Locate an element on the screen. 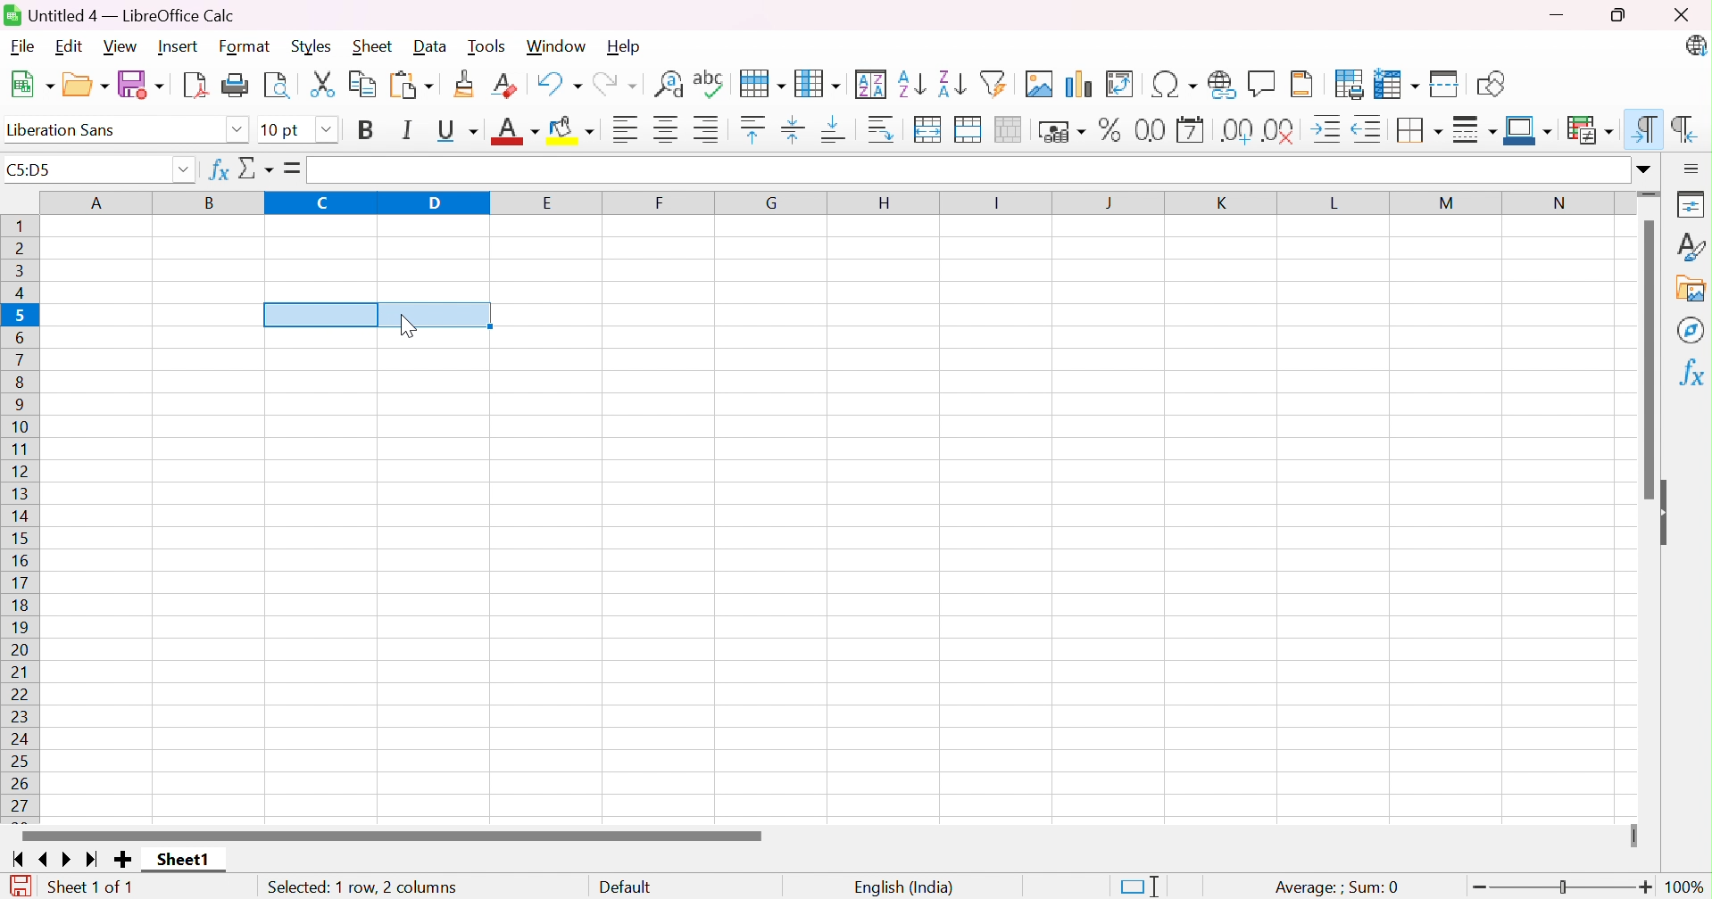 Image resolution: width=1712 pixels, height=899 pixels. Center Vertically is located at coordinates (794, 128).